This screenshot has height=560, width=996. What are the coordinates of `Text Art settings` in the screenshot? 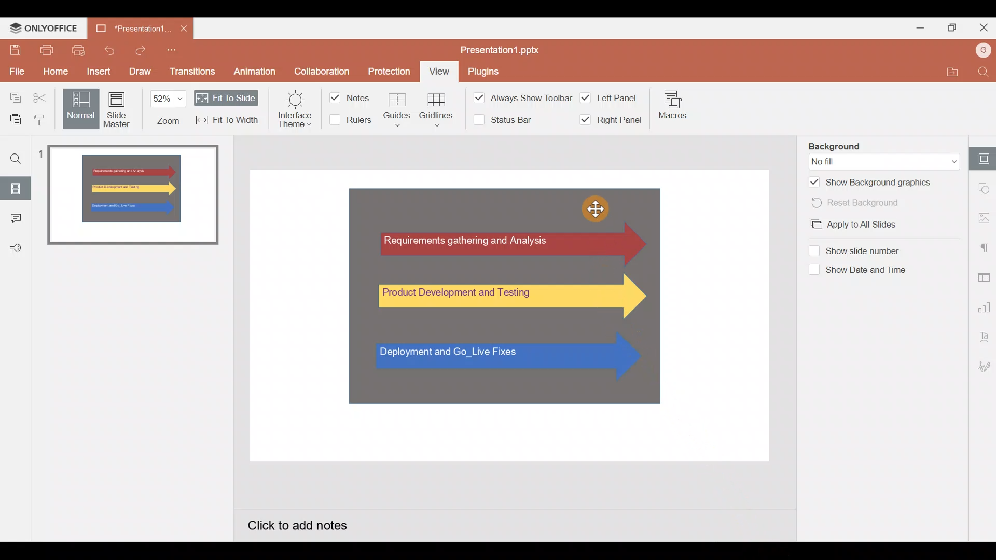 It's located at (983, 339).